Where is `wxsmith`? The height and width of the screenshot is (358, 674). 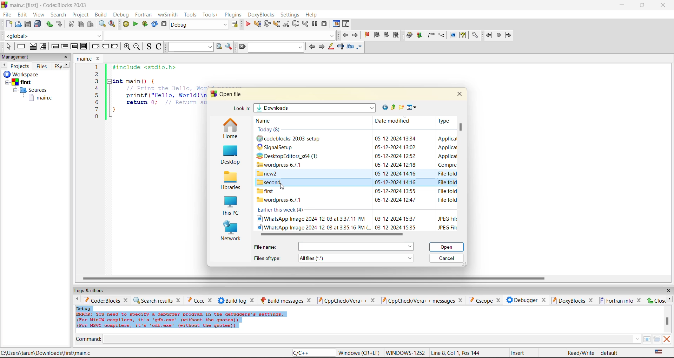 wxsmith is located at coordinates (168, 15).